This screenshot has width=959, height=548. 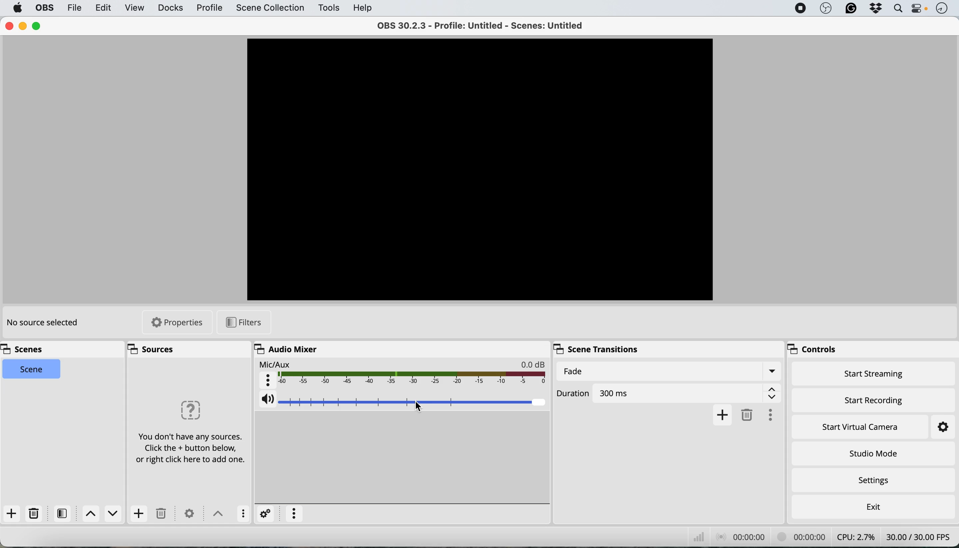 What do you see at coordinates (289, 350) in the screenshot?
I see `audio mixer` at bounding box center [289, 350].